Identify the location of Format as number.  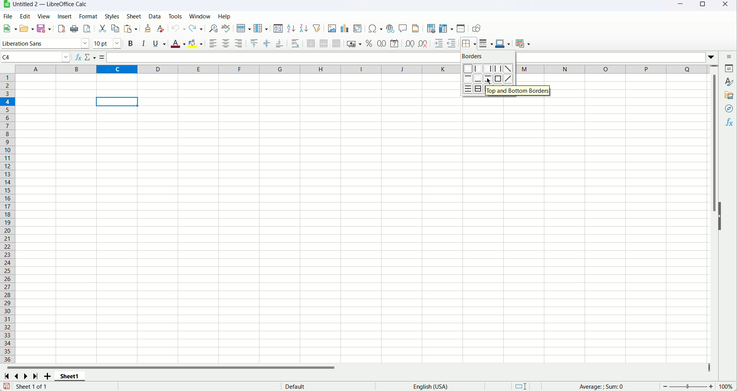
(382, 43).